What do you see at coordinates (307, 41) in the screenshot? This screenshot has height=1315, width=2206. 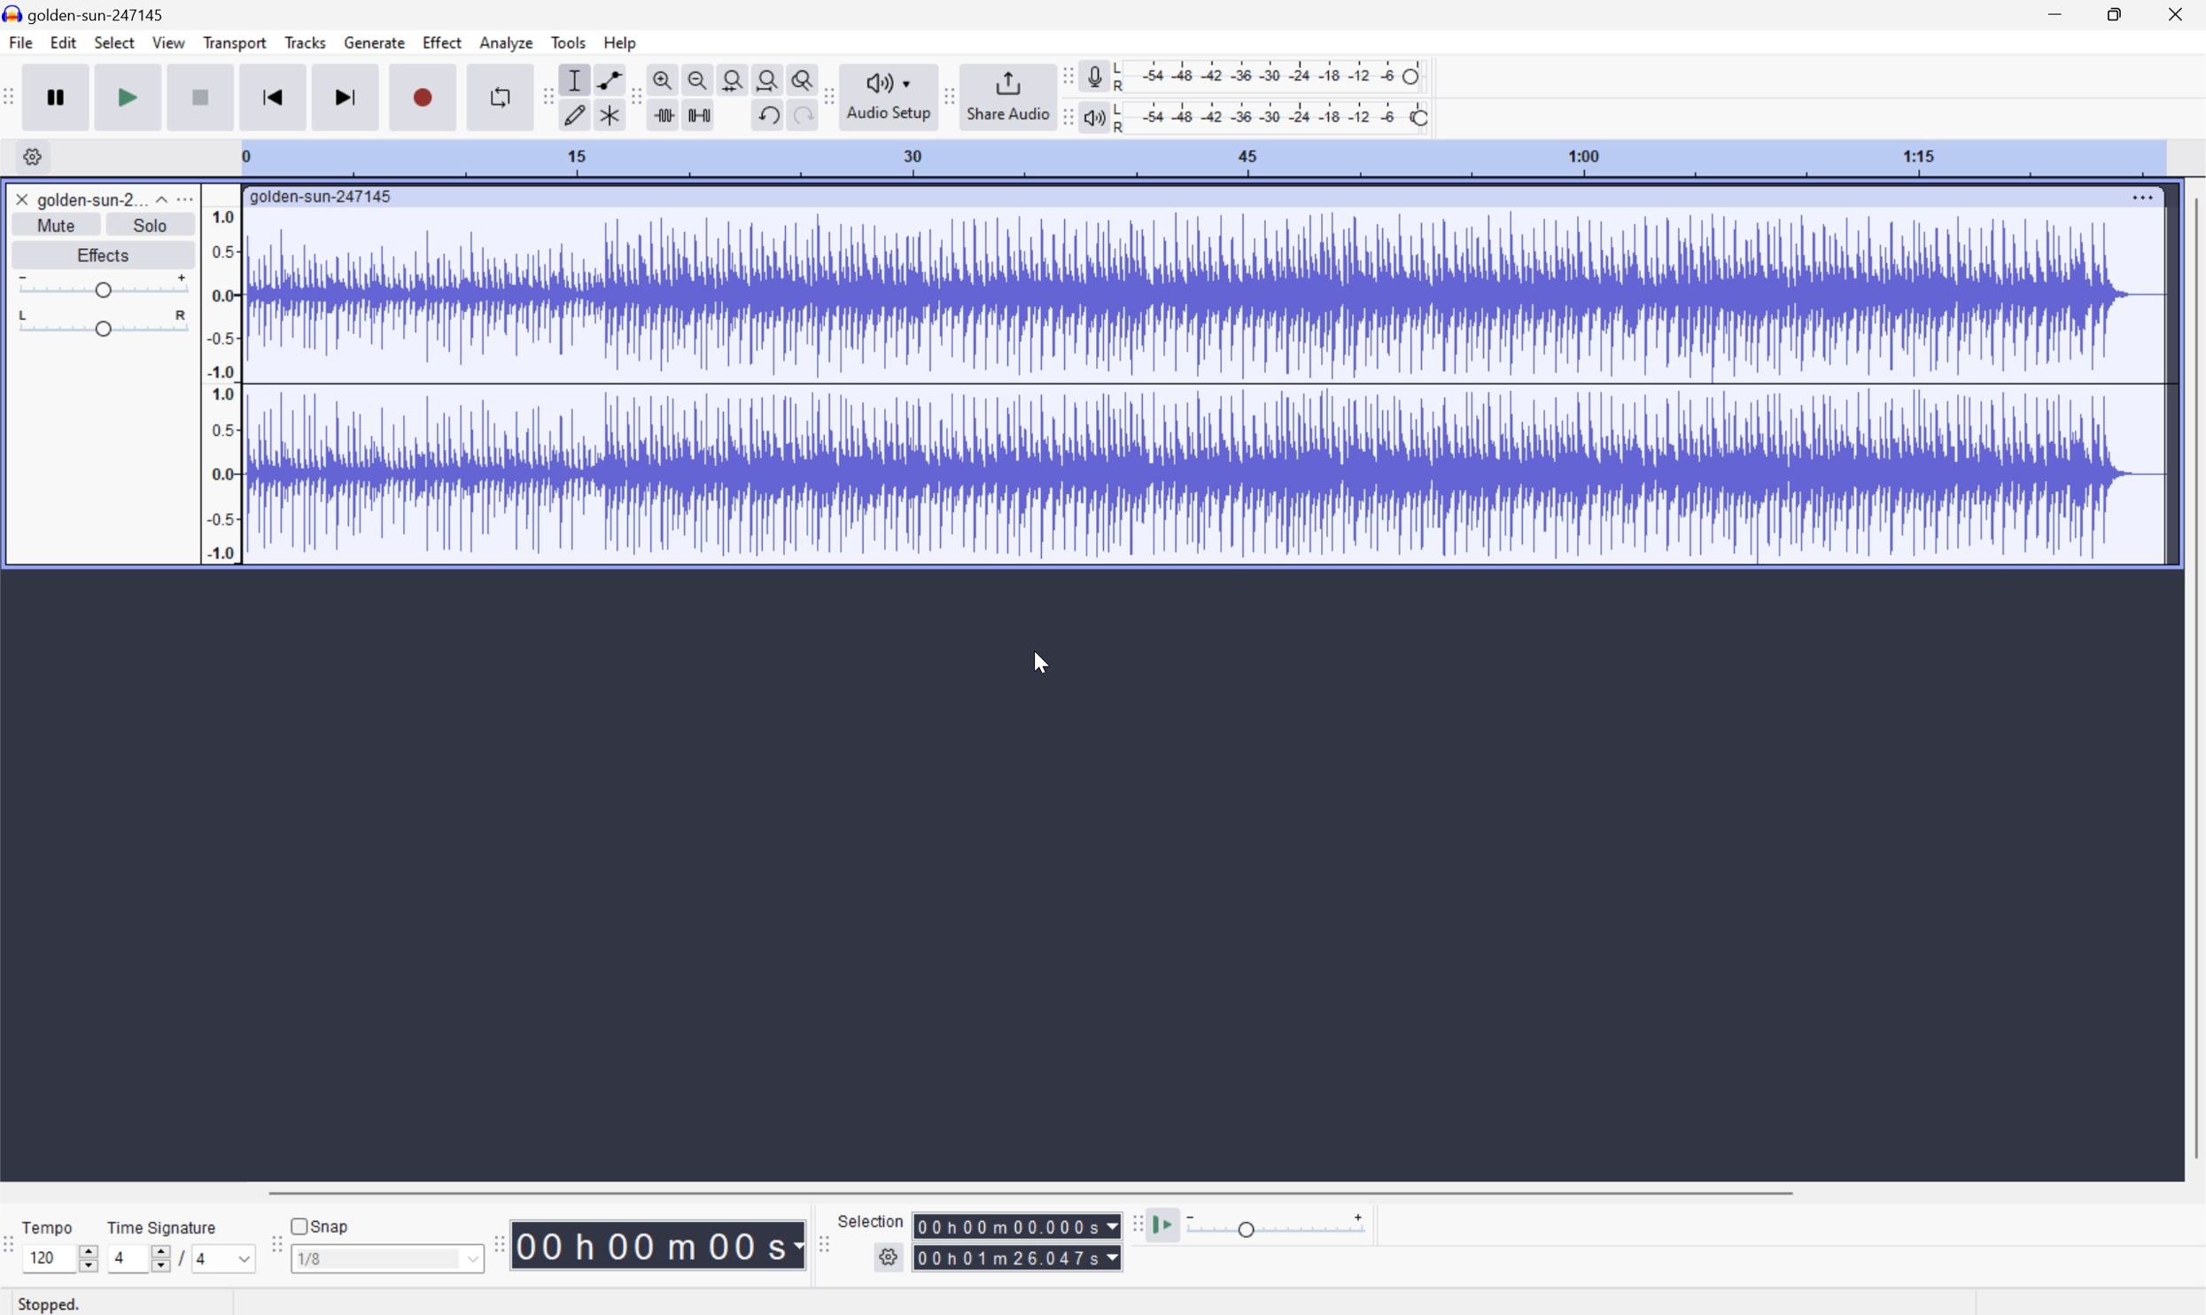 I see `Tracks` at bounding box center [307, 41].